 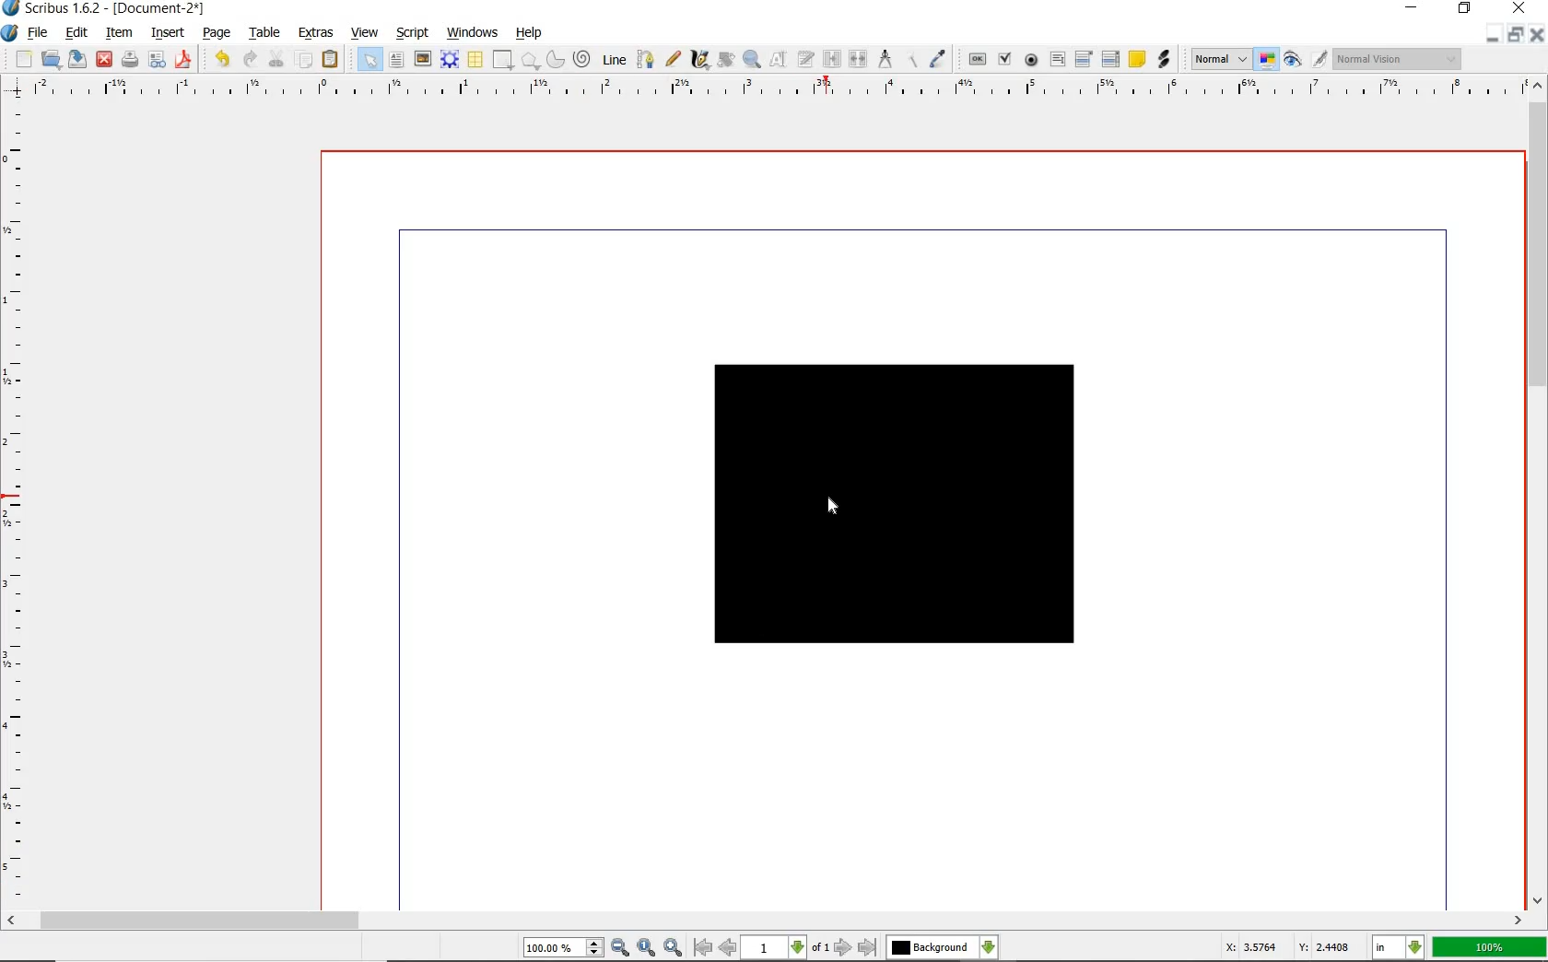 What do you see at coordinates (448, 59) in the screenshot?
I see `render frame` at bounding box center [448, 59].